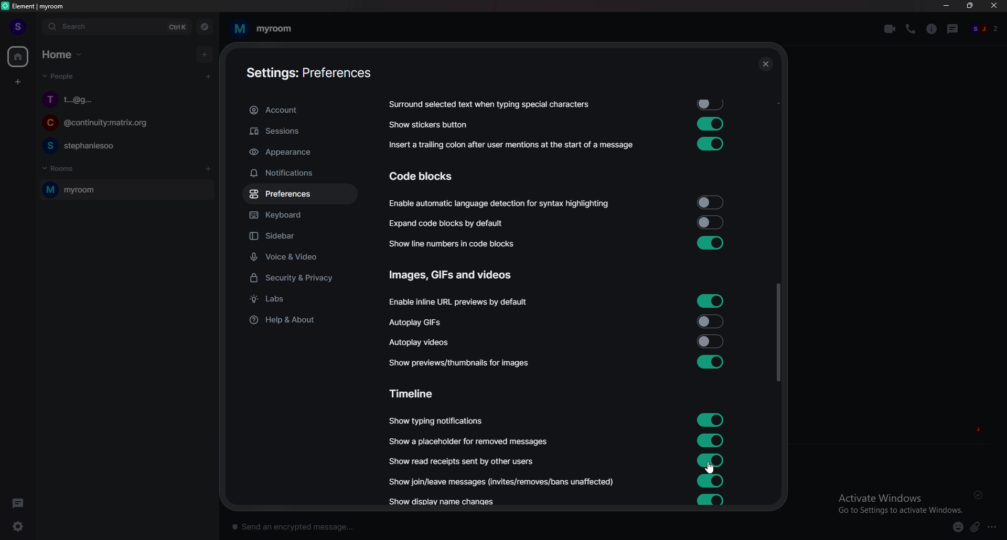  I want to click on dark, so click(20, 503).